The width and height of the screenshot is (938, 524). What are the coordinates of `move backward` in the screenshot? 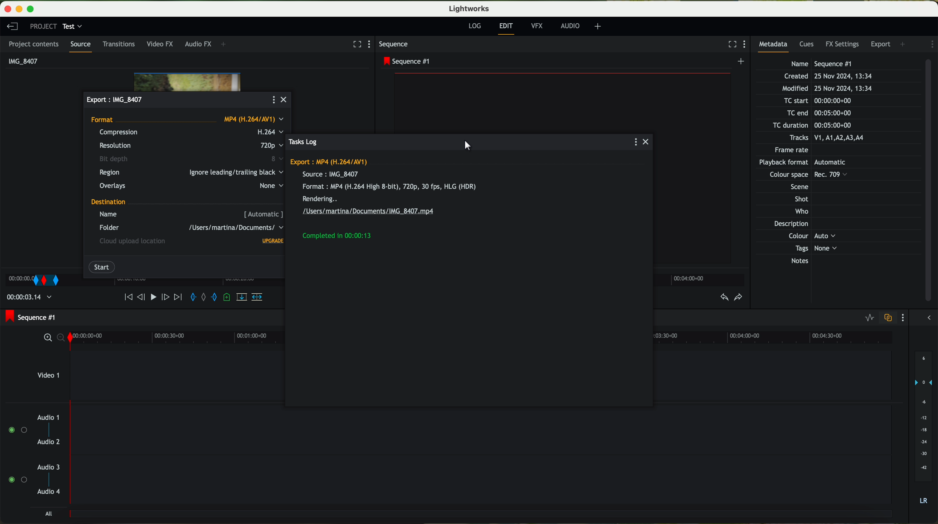 It's located at (124, 297).